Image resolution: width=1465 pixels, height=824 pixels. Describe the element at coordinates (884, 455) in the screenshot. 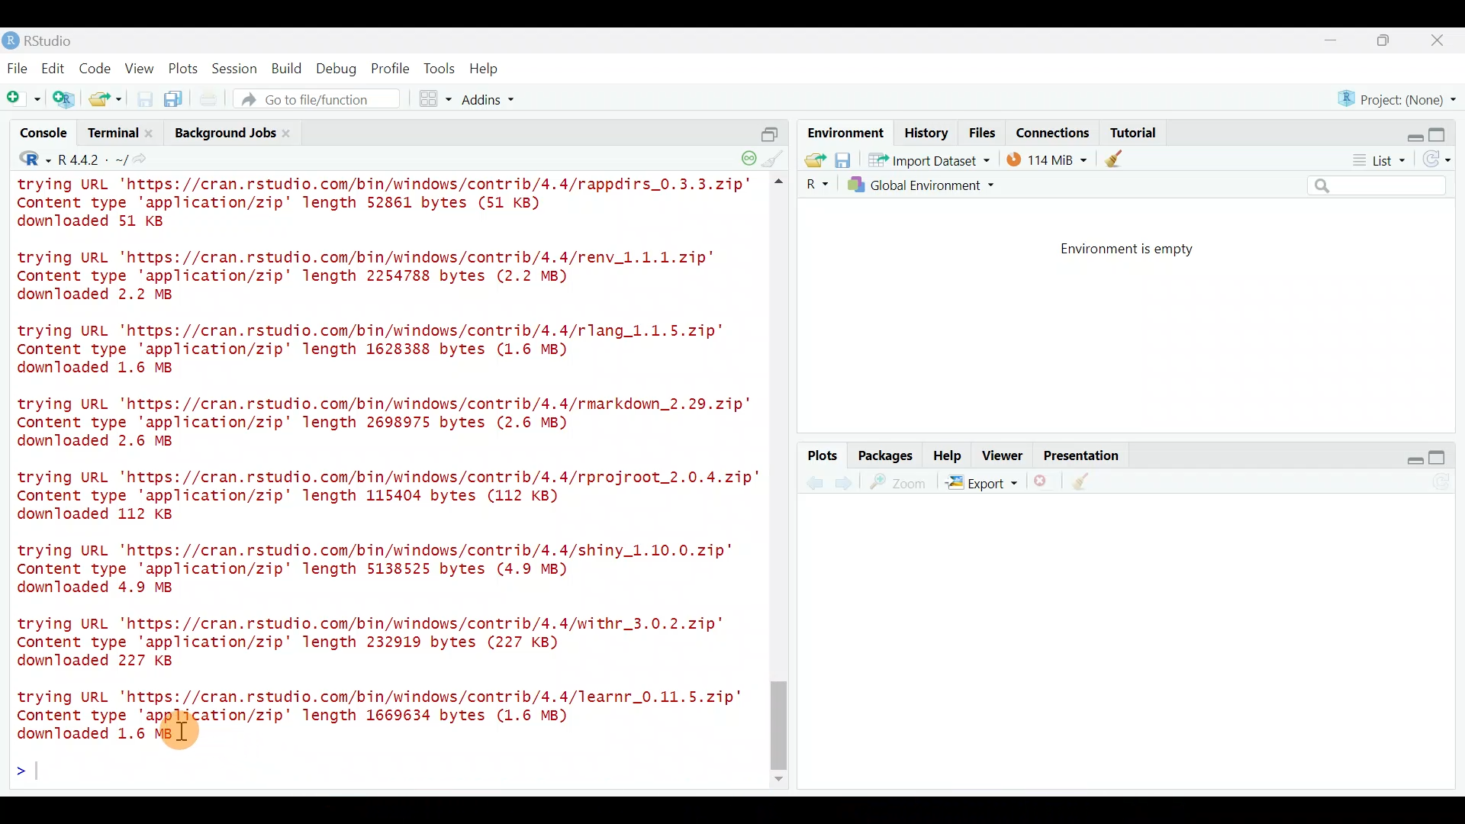

I see `Packages` at that location.